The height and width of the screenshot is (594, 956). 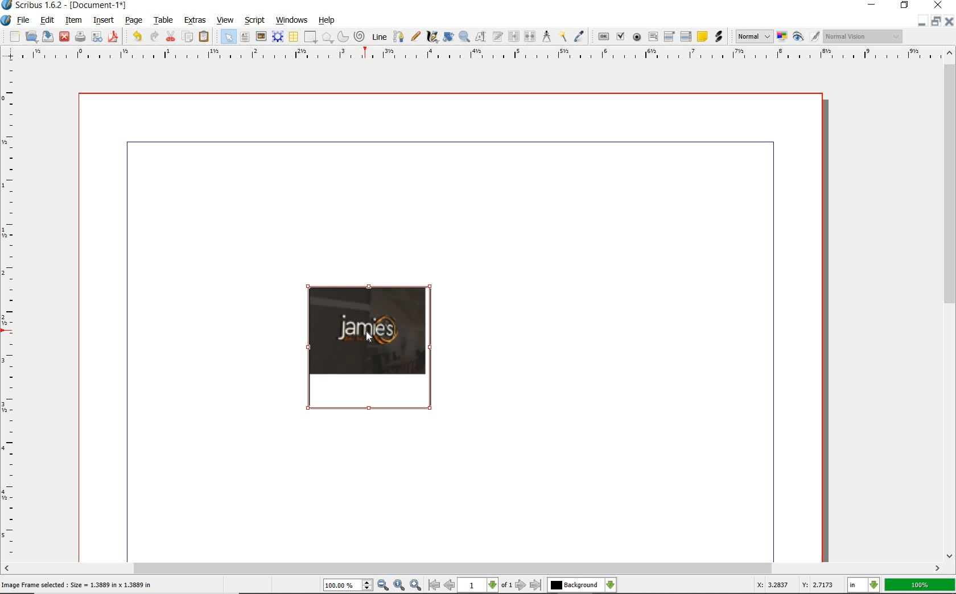 What do you see at coordinates (472, 568) in the screenshot?
I see `Scroll bar` at bounding box center [472, 568].